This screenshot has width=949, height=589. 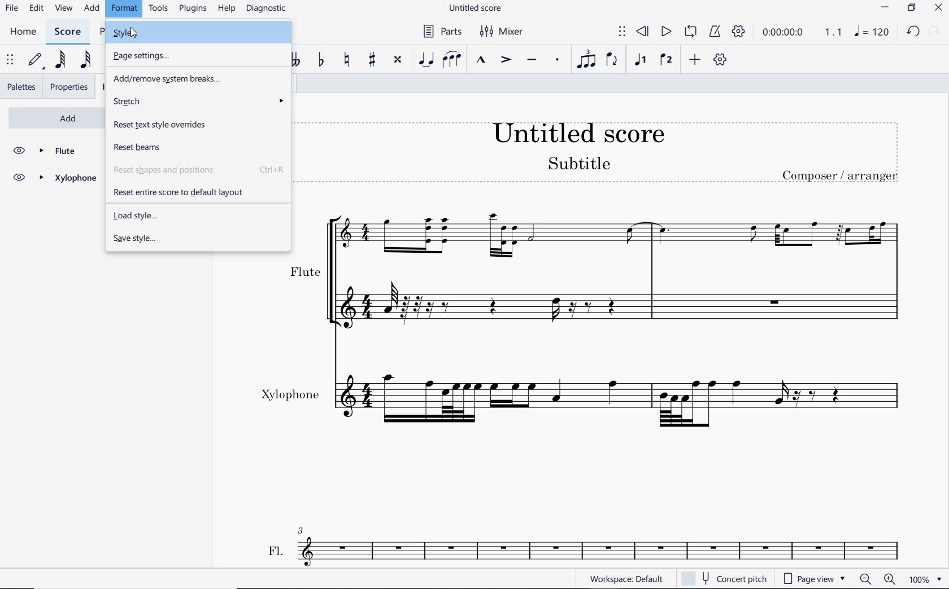 What do you see at coordinates (643, 32) in the screenshot?
I see `REWIND` at bounding box center [643, 32].